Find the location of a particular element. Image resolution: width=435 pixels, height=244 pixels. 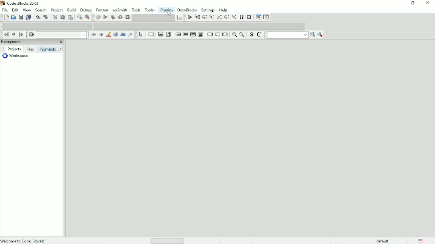

 is located at coordinates (197, 17).